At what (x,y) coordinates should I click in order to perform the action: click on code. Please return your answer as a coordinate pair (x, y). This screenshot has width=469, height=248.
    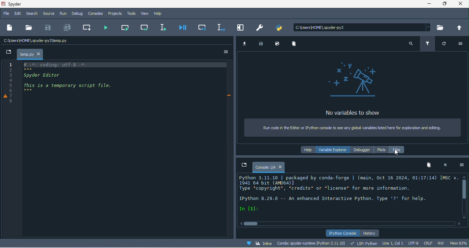
    Looking at the image, I should click on (74, 92).